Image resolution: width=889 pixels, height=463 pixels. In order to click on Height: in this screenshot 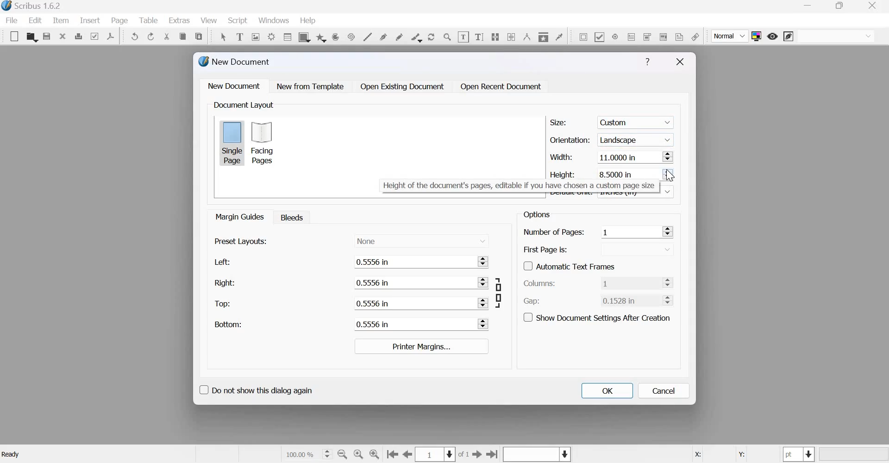, I will do `click(563, 173)`.